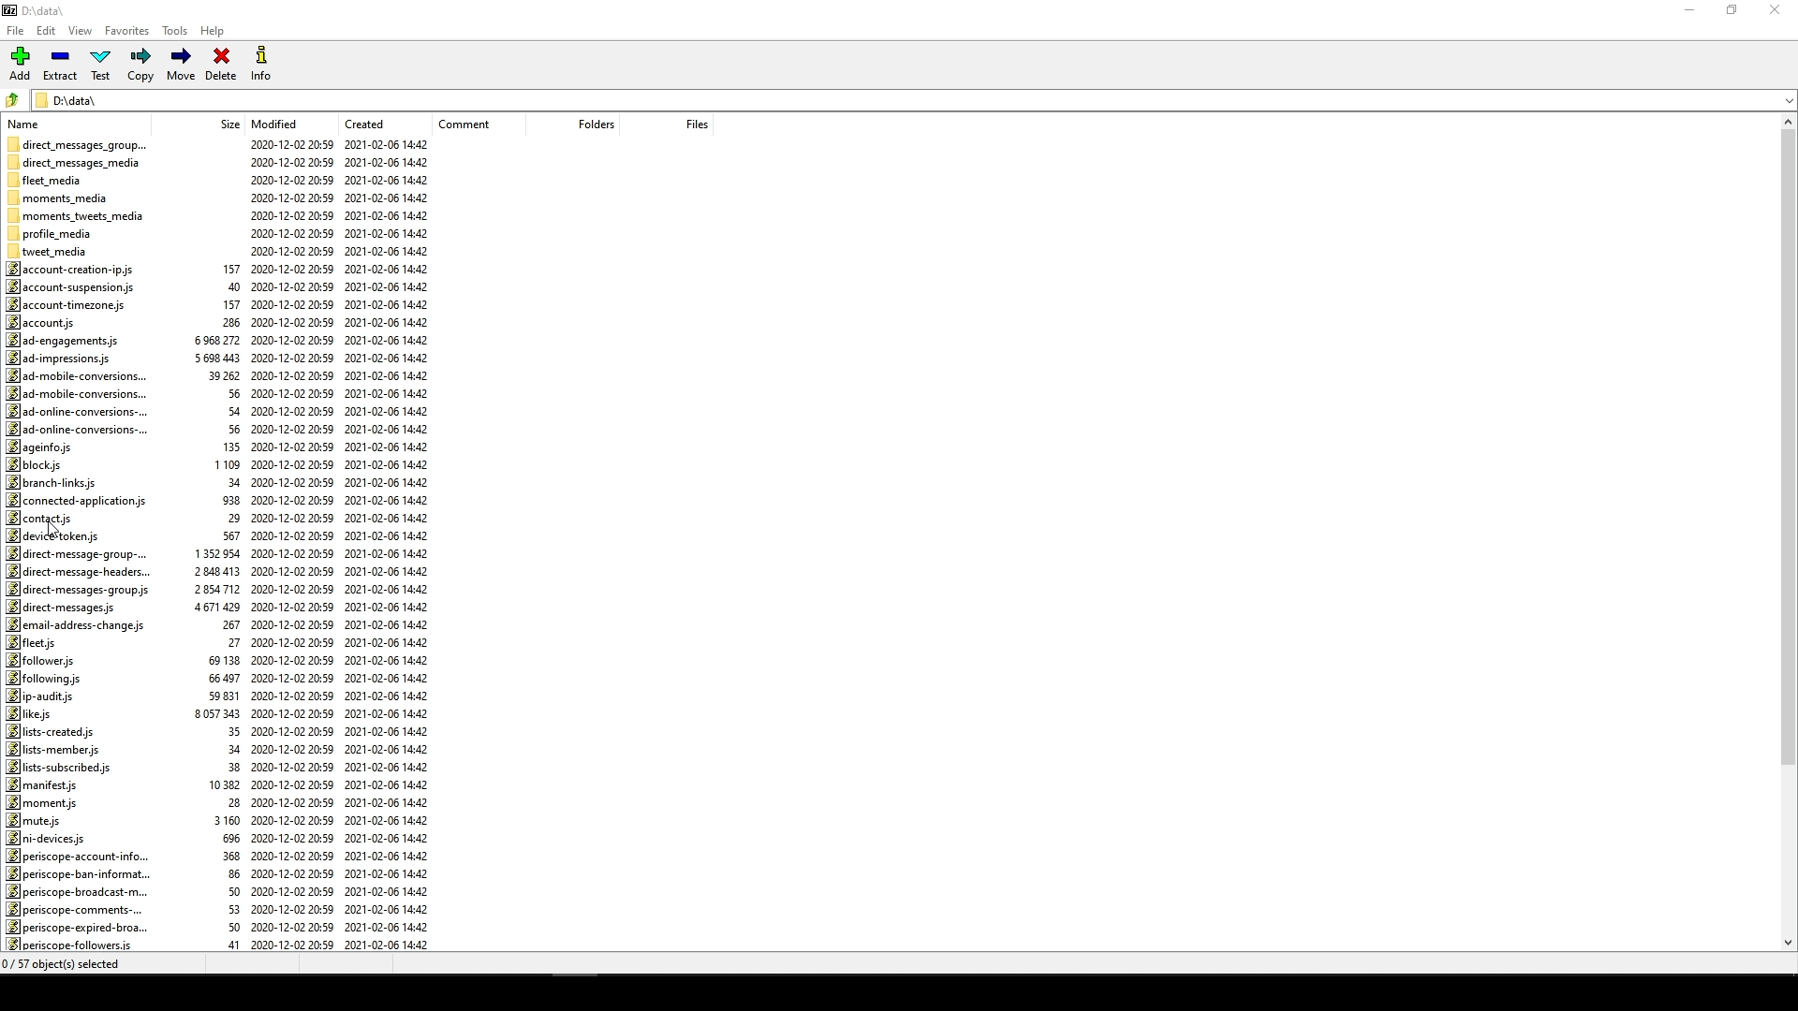 The image size is (1798, 1011). Describe the element at coordinates (47, 321) in the screenshot. I see `account.js` at that location.